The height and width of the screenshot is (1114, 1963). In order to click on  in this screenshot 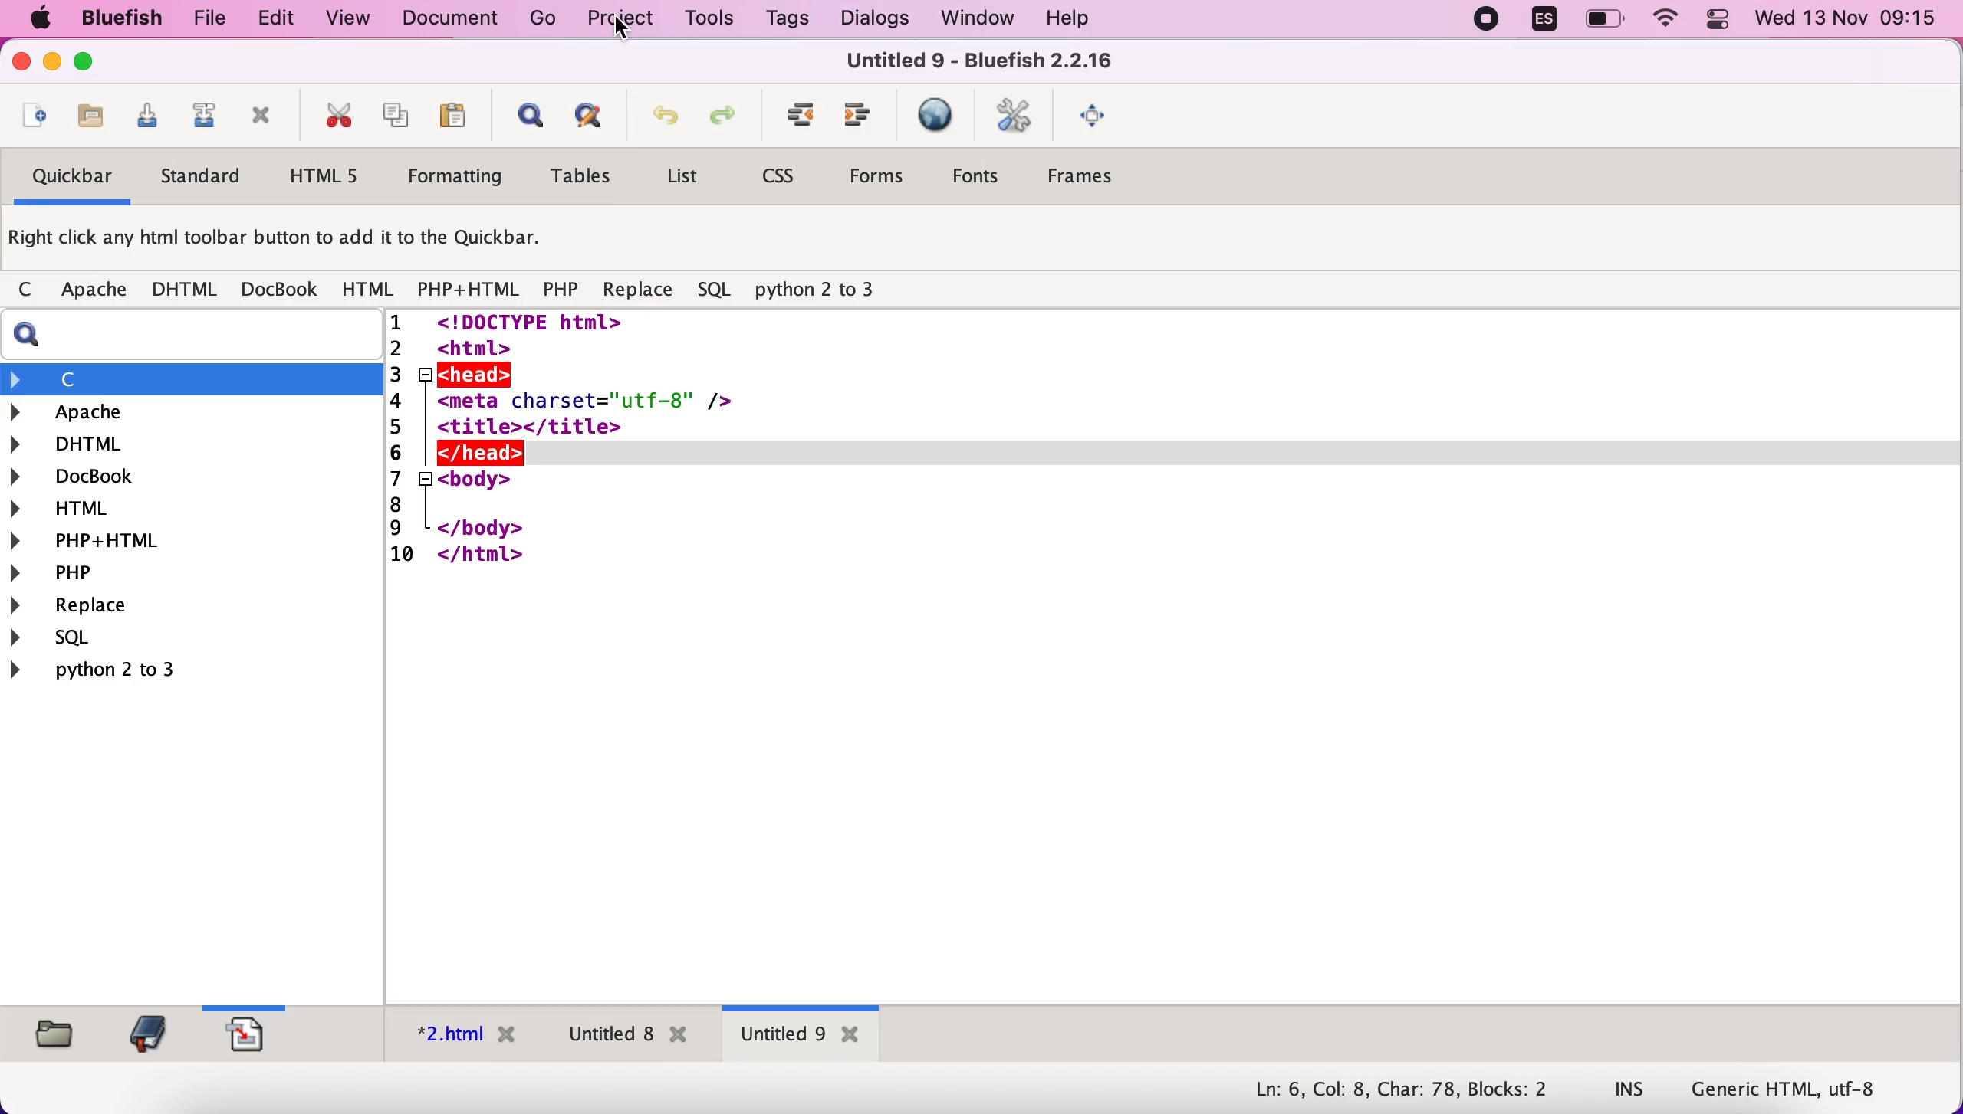, I will do `click(256, 116)`.